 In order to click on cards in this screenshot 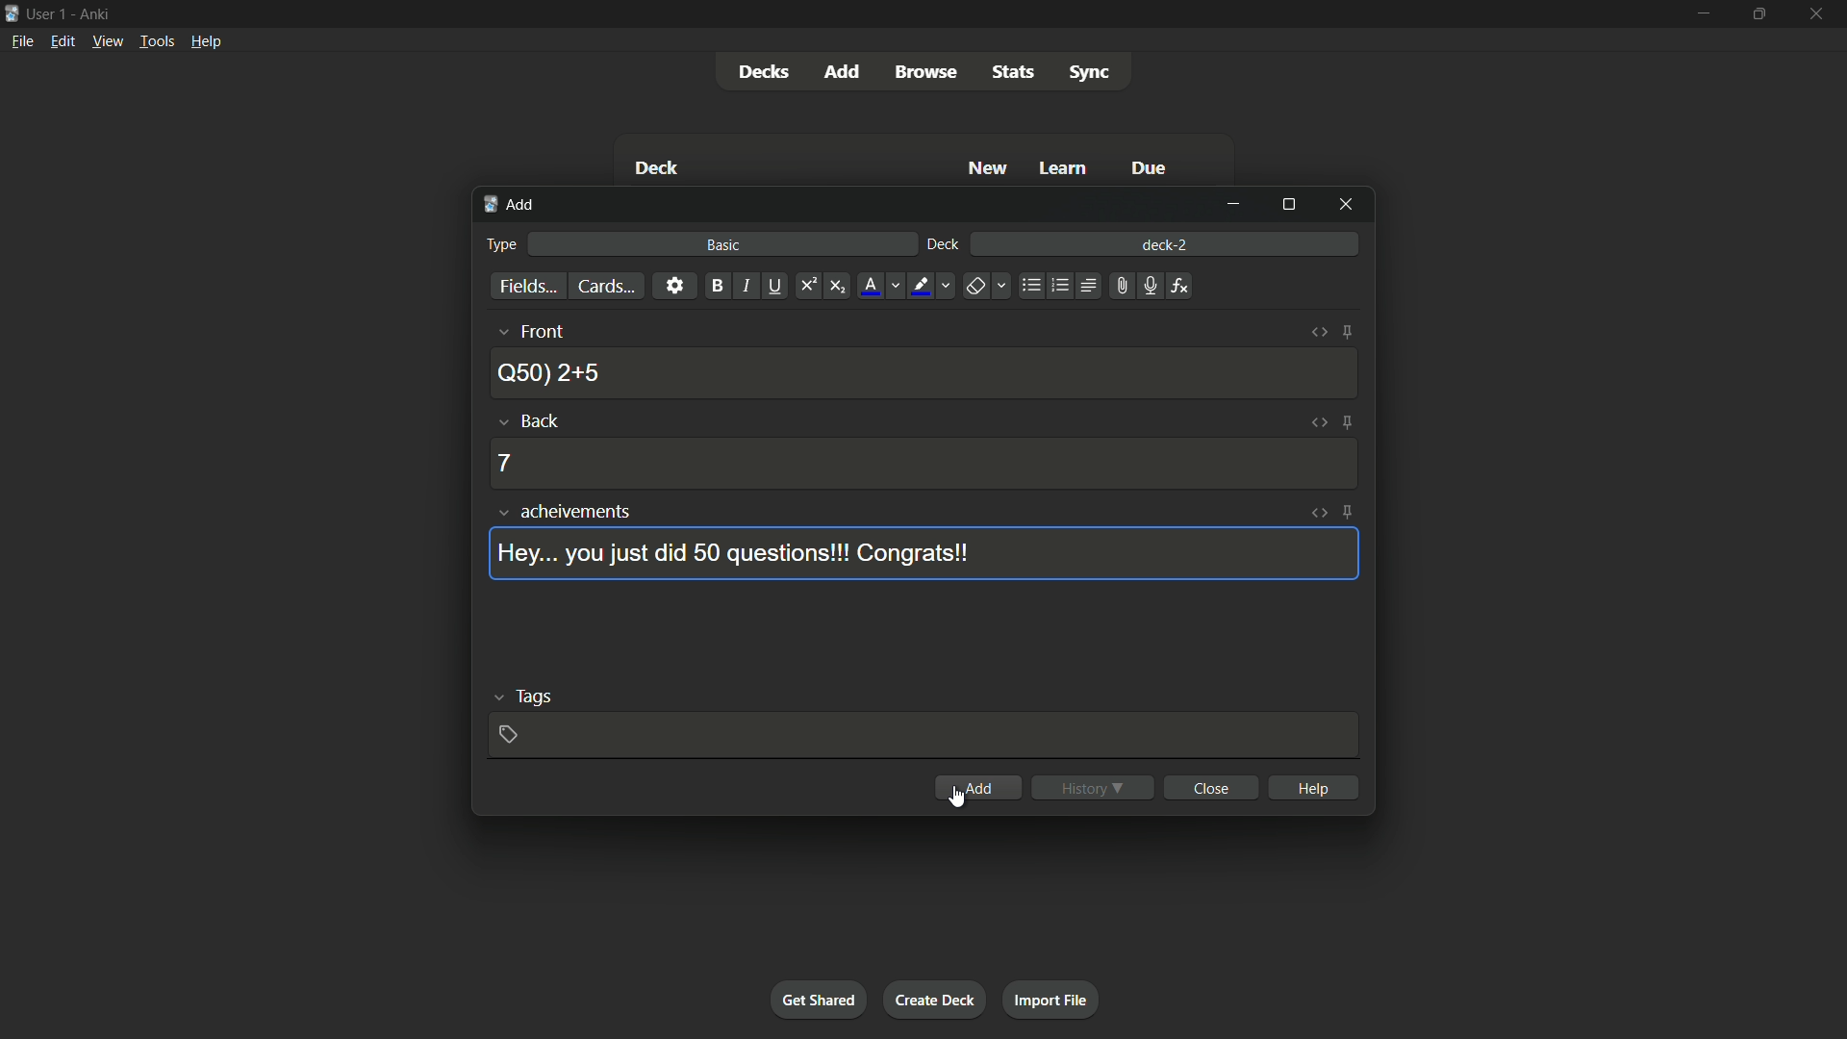, I will do `click(608, 286)`.